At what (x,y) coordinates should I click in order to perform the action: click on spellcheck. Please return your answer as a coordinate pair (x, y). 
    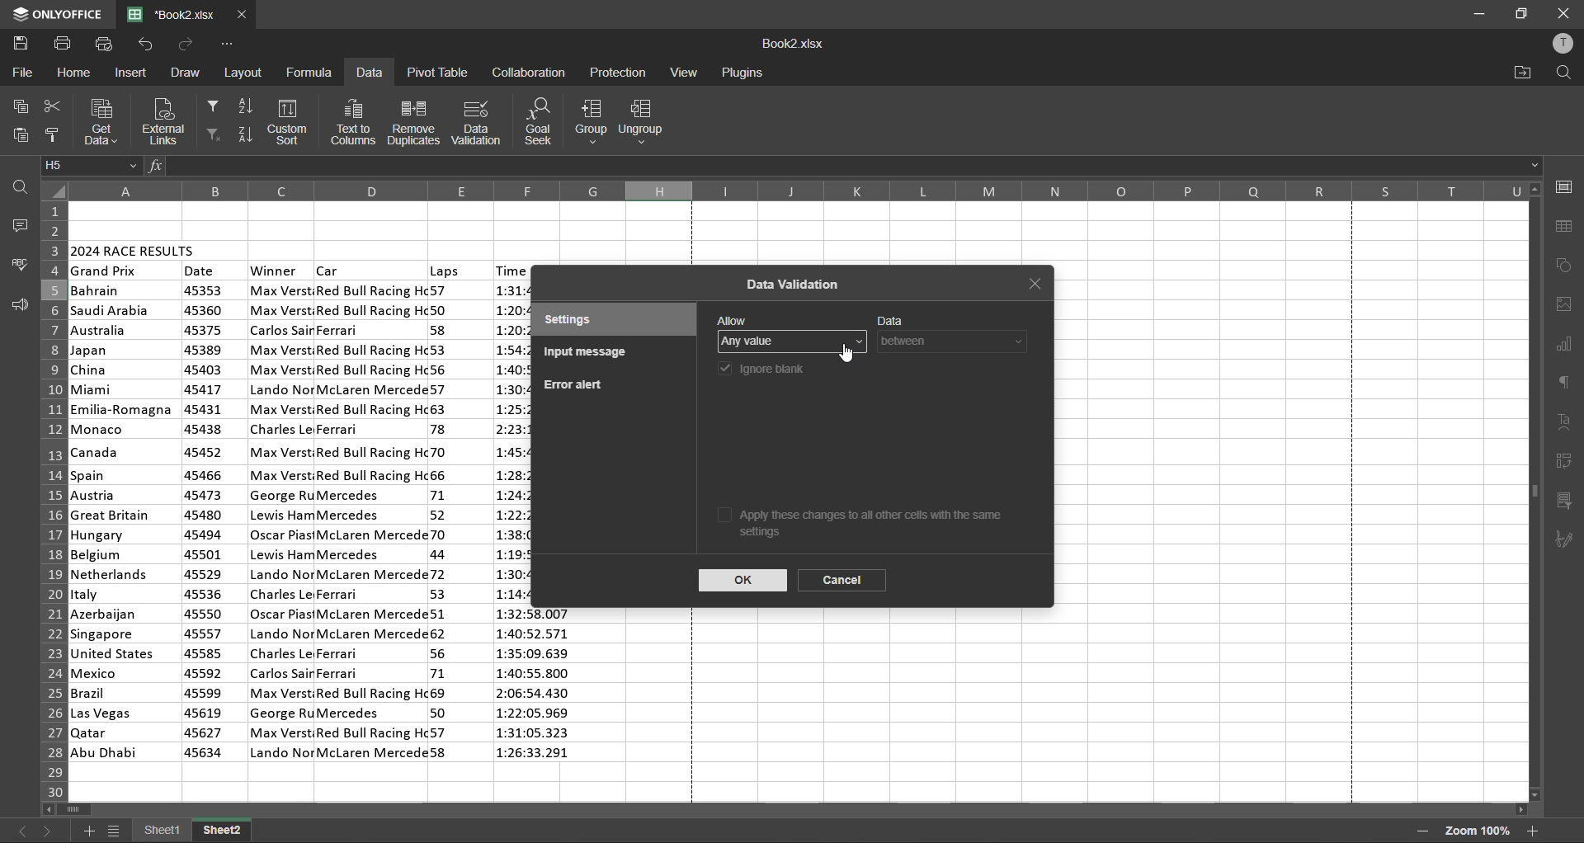
    Looking at the image, I should click on (21, 264).